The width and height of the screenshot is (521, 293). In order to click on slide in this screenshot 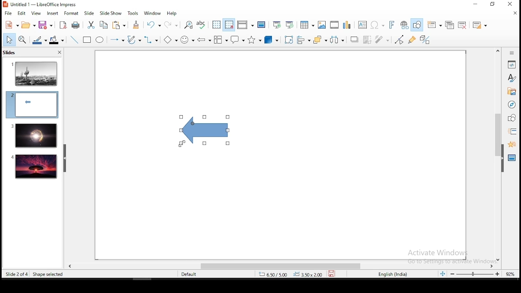, I will do `click(89, 13)`.